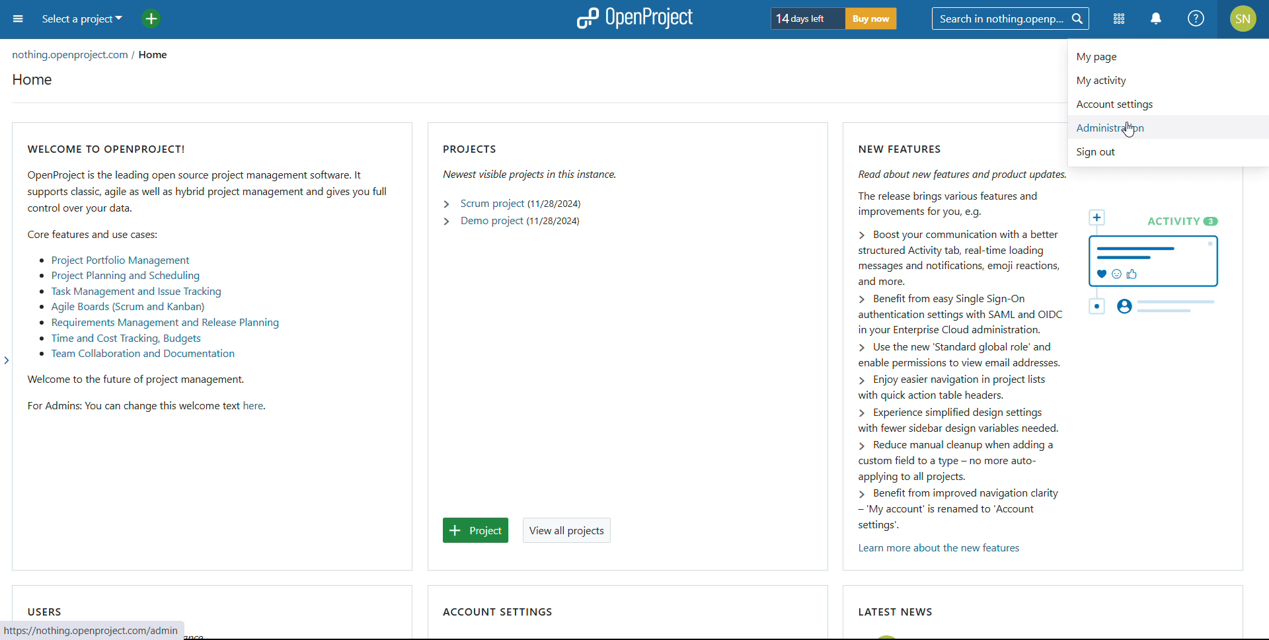 The width and height of the screenshot is (1269, 640). I want to click on administration, so click(1169, 128).